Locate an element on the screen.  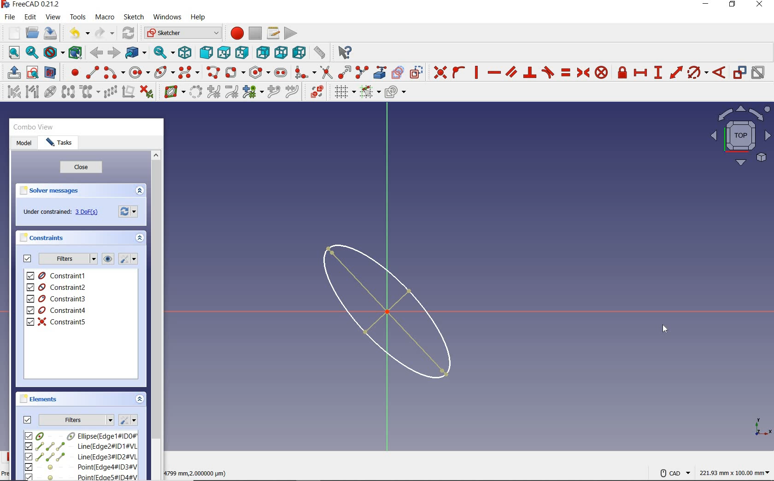
measurement is located at coordinates (735, 471).